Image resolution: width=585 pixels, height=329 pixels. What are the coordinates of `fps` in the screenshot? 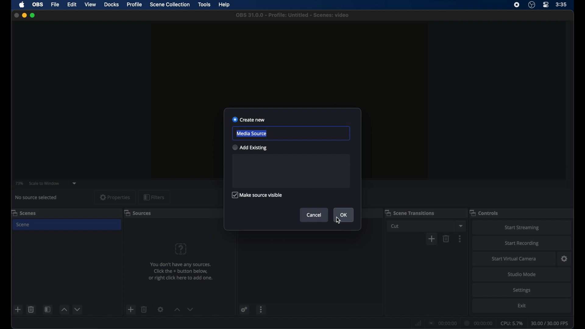 It's located at (550, 323).